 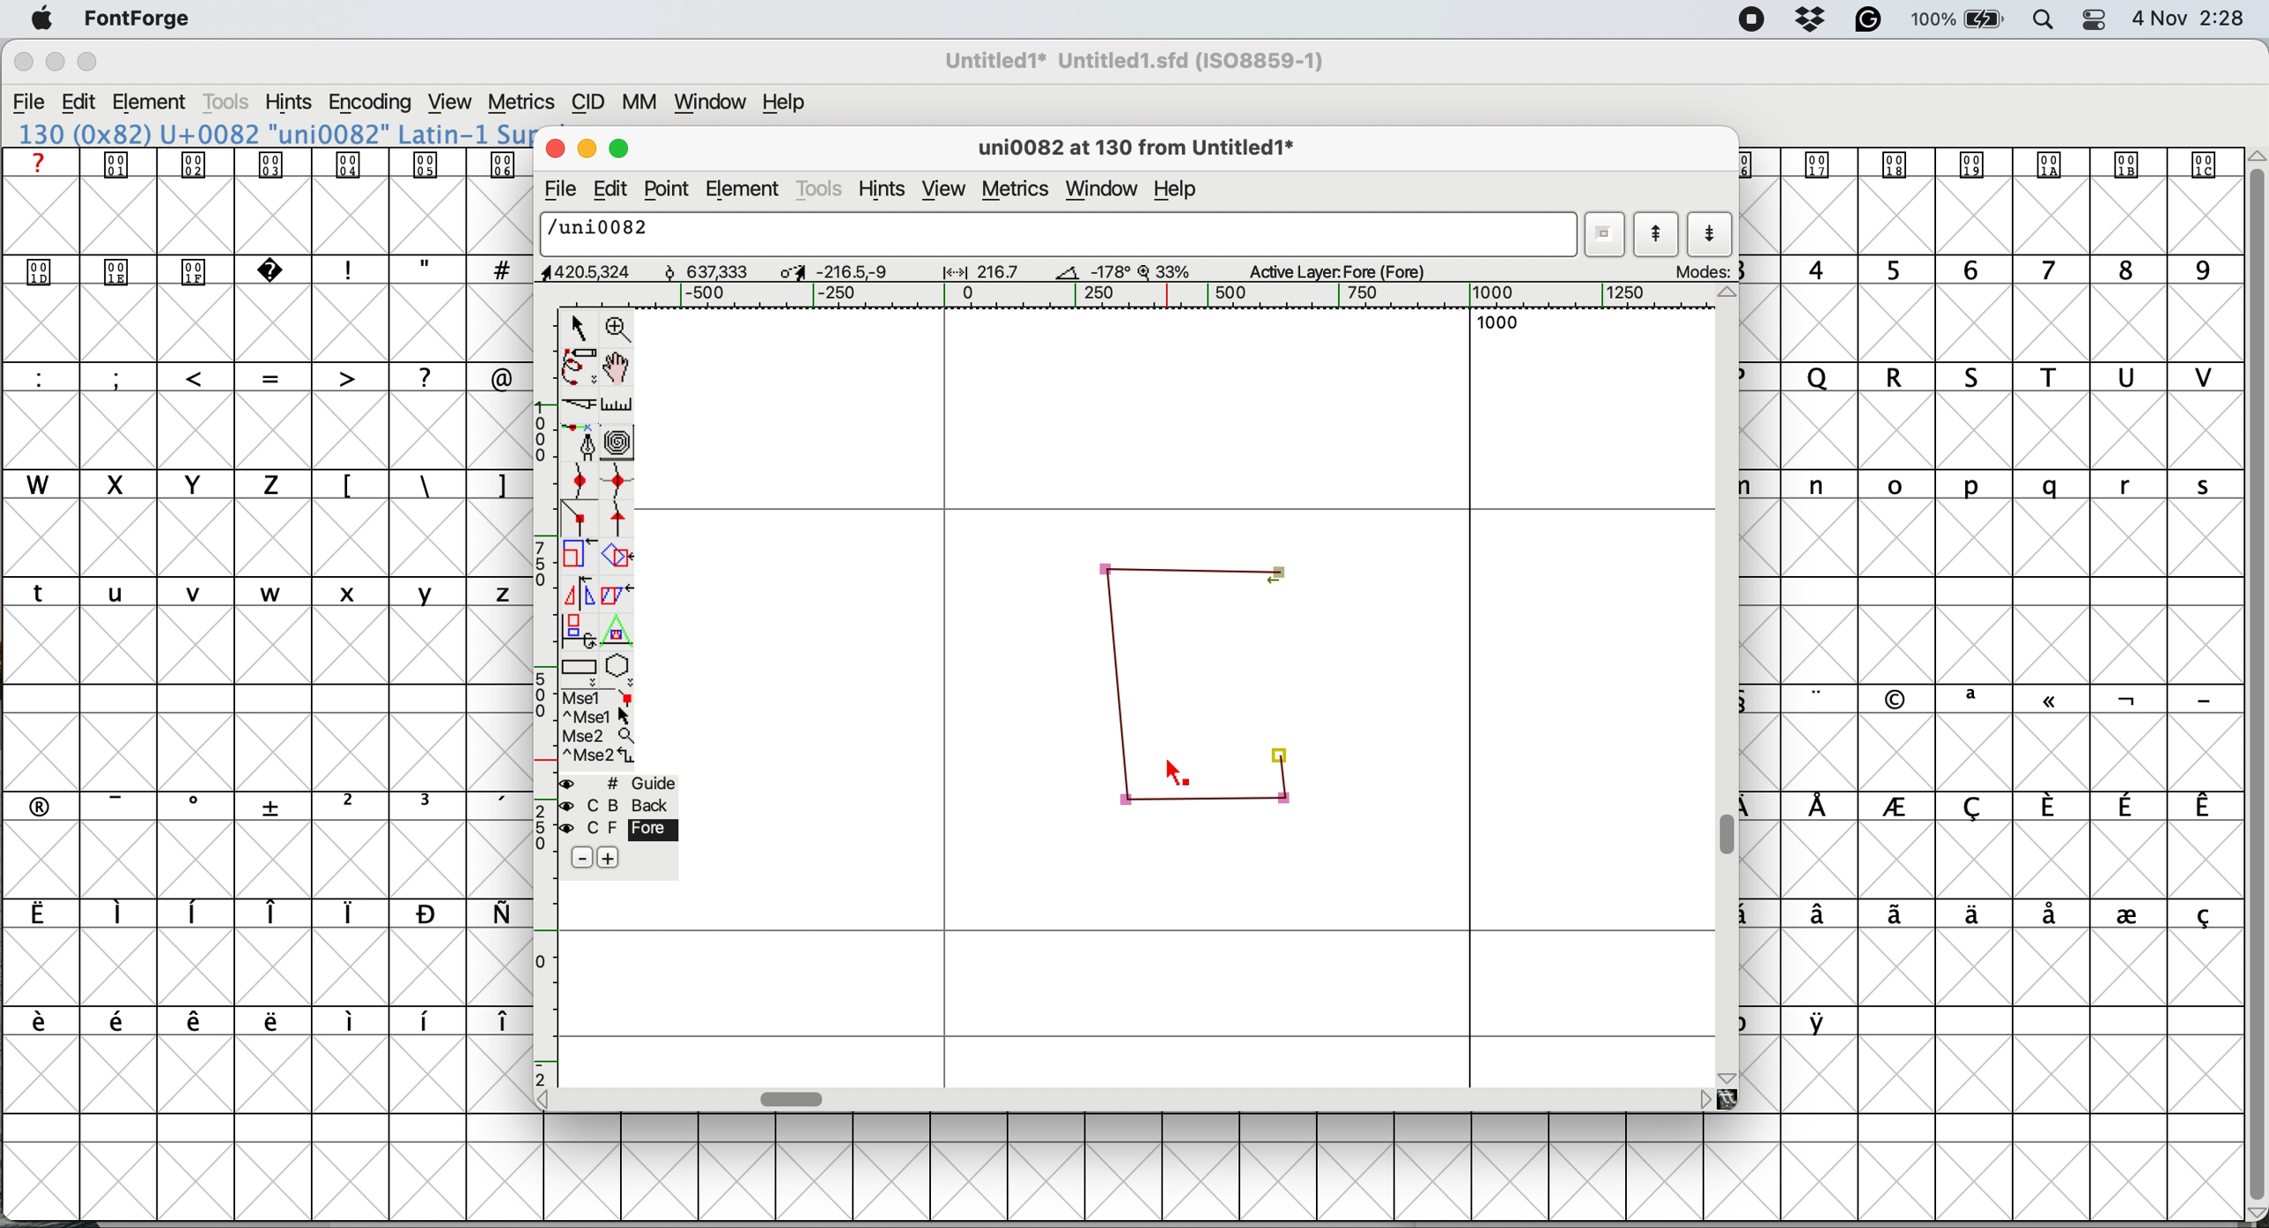 What do you see at coordinates (271, 164) in the screenshot?
I see `symbols` at bounding box center [271, 164].